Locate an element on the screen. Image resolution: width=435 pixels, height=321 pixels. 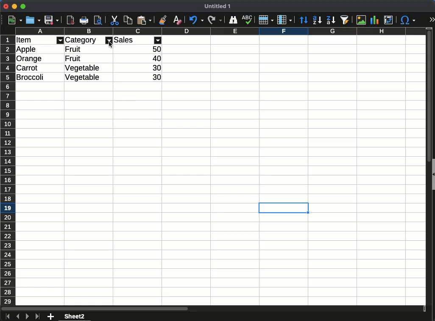
special character is located at coordinates (408, 21).